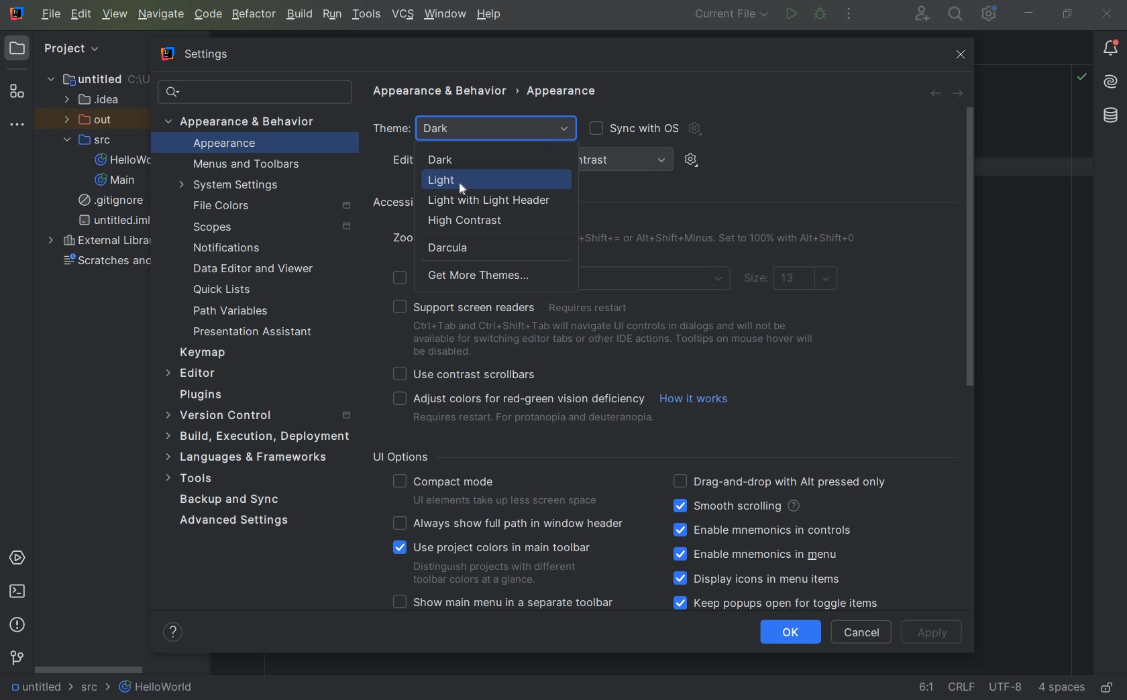 The image size is (1127, 700). I want to click on PRESENTATION ASSISTANT, so click(258, 332).